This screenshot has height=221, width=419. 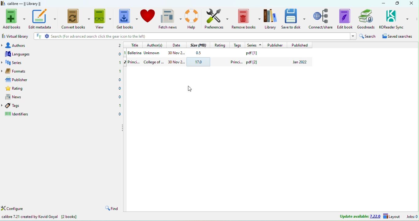 I want to click on publisher, so click(x=275, y=45).